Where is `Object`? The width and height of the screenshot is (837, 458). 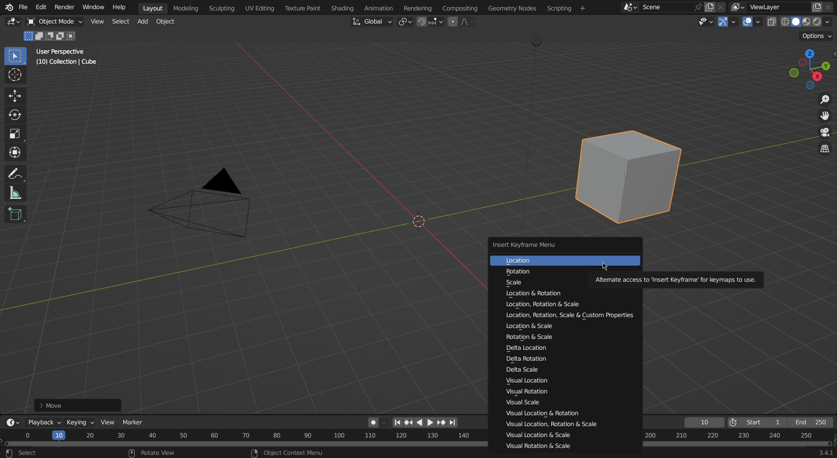
Object is located at coordinates (167, 22).